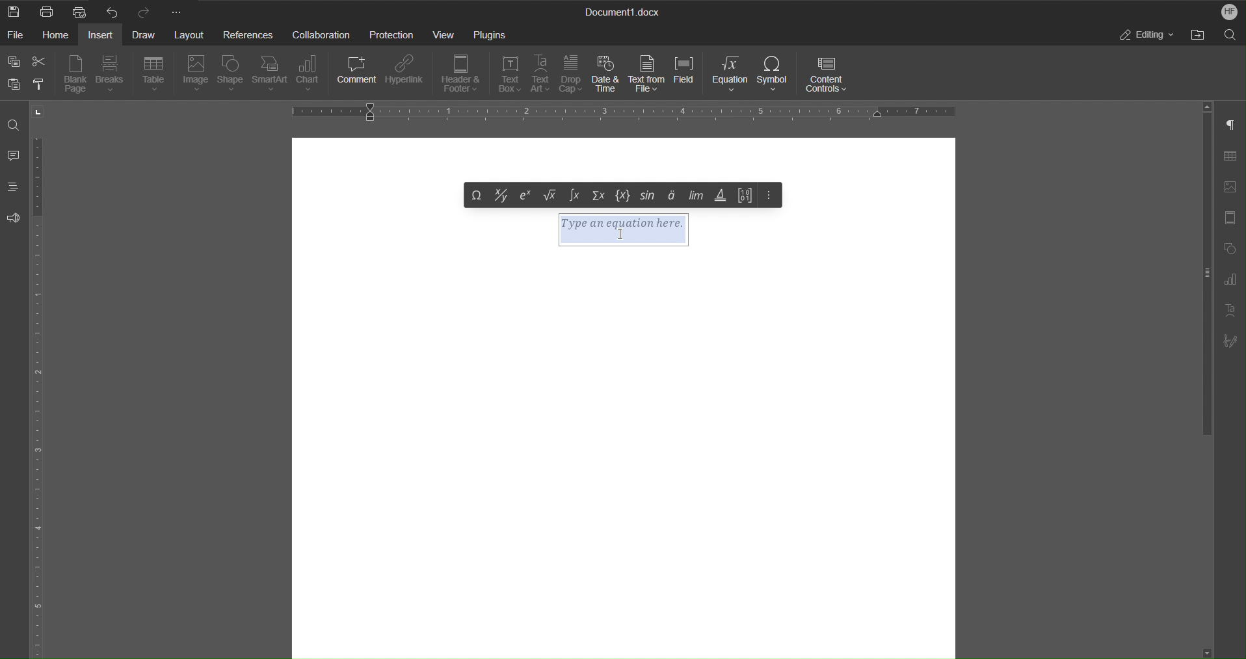 The height and width of the screenshot is (659, 1246). What do you see at coordinates (80, 11) in the screenshot?
I see `Quick Print` at bounding box center [80, 11].